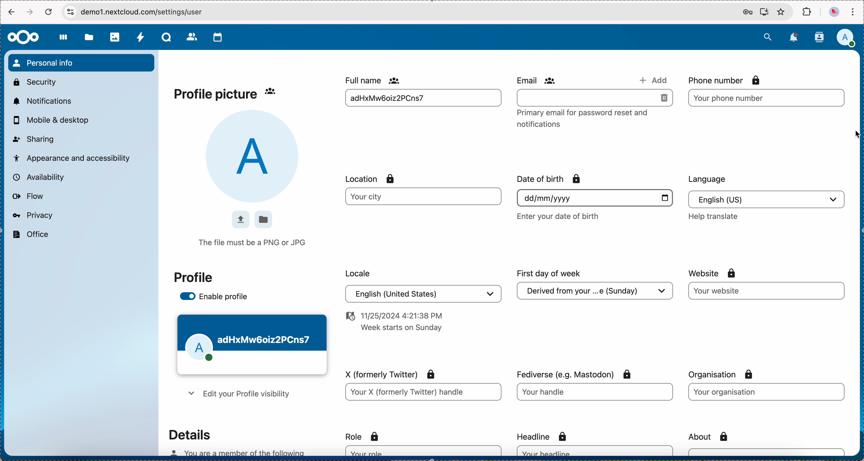  What do you see at coordinates (218, 37) in the screenshot?
I see `calendar` at bounding box center [218, 37].